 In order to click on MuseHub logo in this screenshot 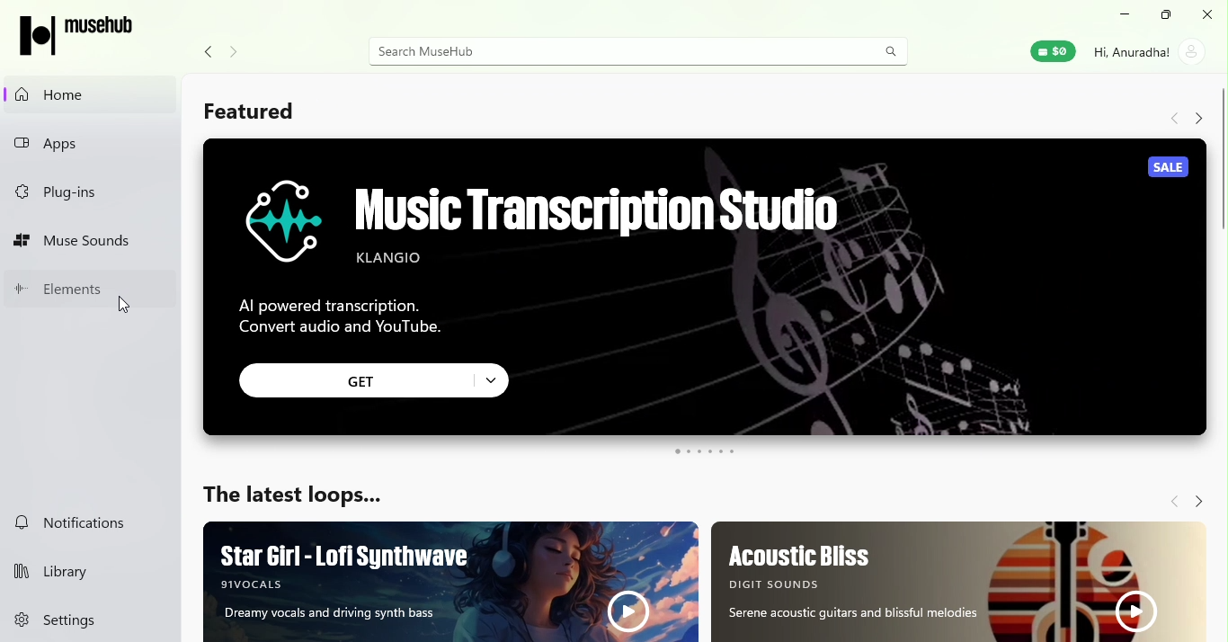, I will do `click(81, 34)`.